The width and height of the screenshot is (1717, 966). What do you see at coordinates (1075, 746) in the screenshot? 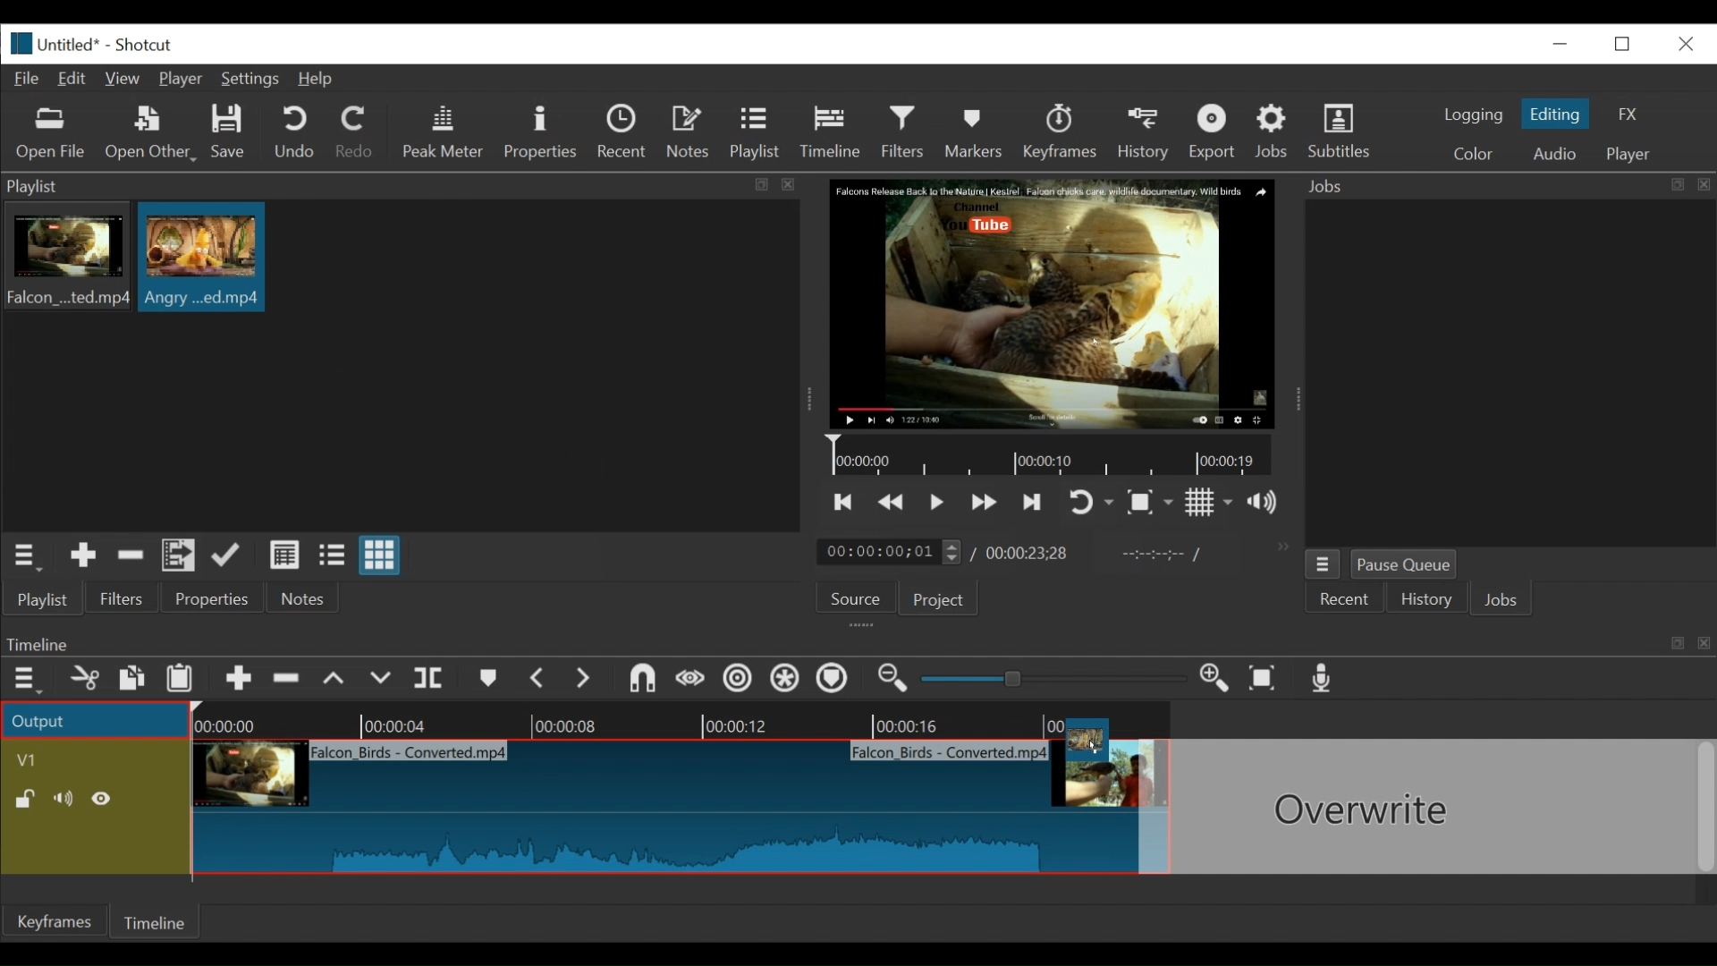
I see `clip` at bounding box center [1075, 746].